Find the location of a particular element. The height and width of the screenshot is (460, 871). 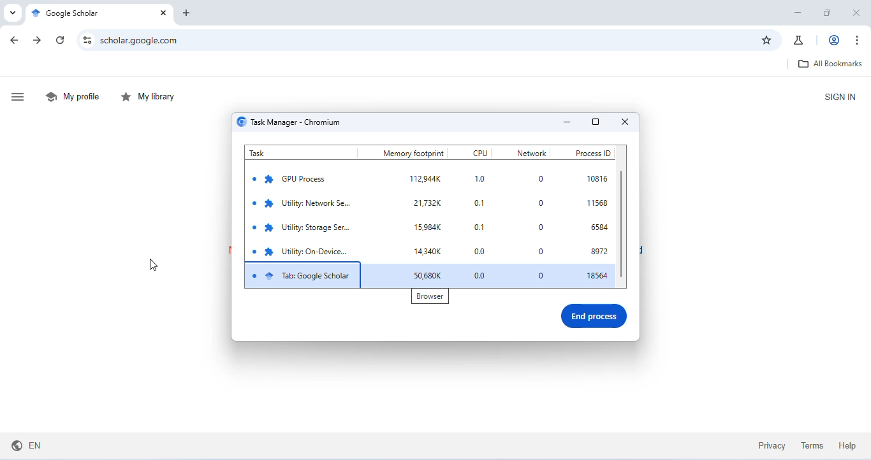

sign in is located at coordinates (840, 96).